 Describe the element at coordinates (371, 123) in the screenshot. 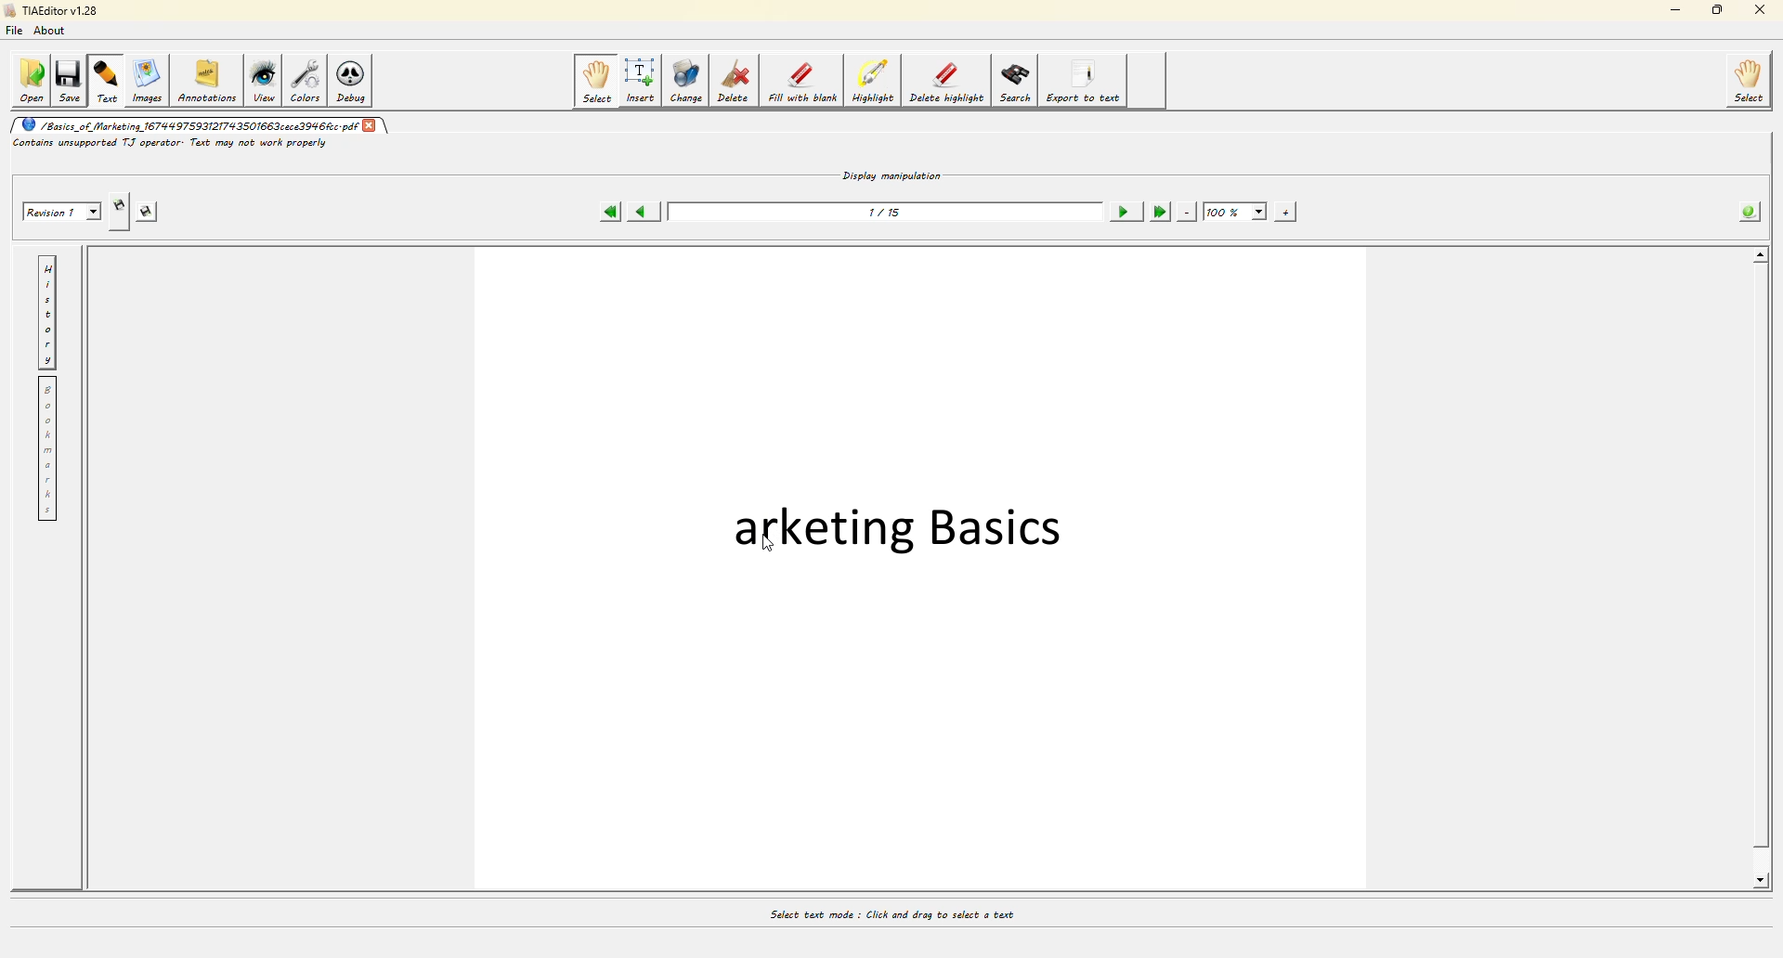

I see `close` at that location.